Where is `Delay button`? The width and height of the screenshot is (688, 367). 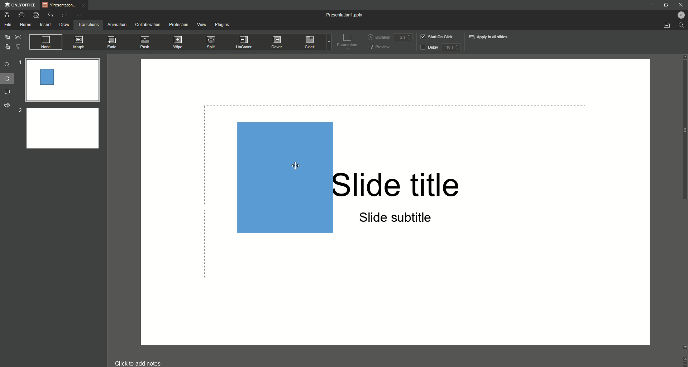 Delay button is located at coordinates (428, 48).